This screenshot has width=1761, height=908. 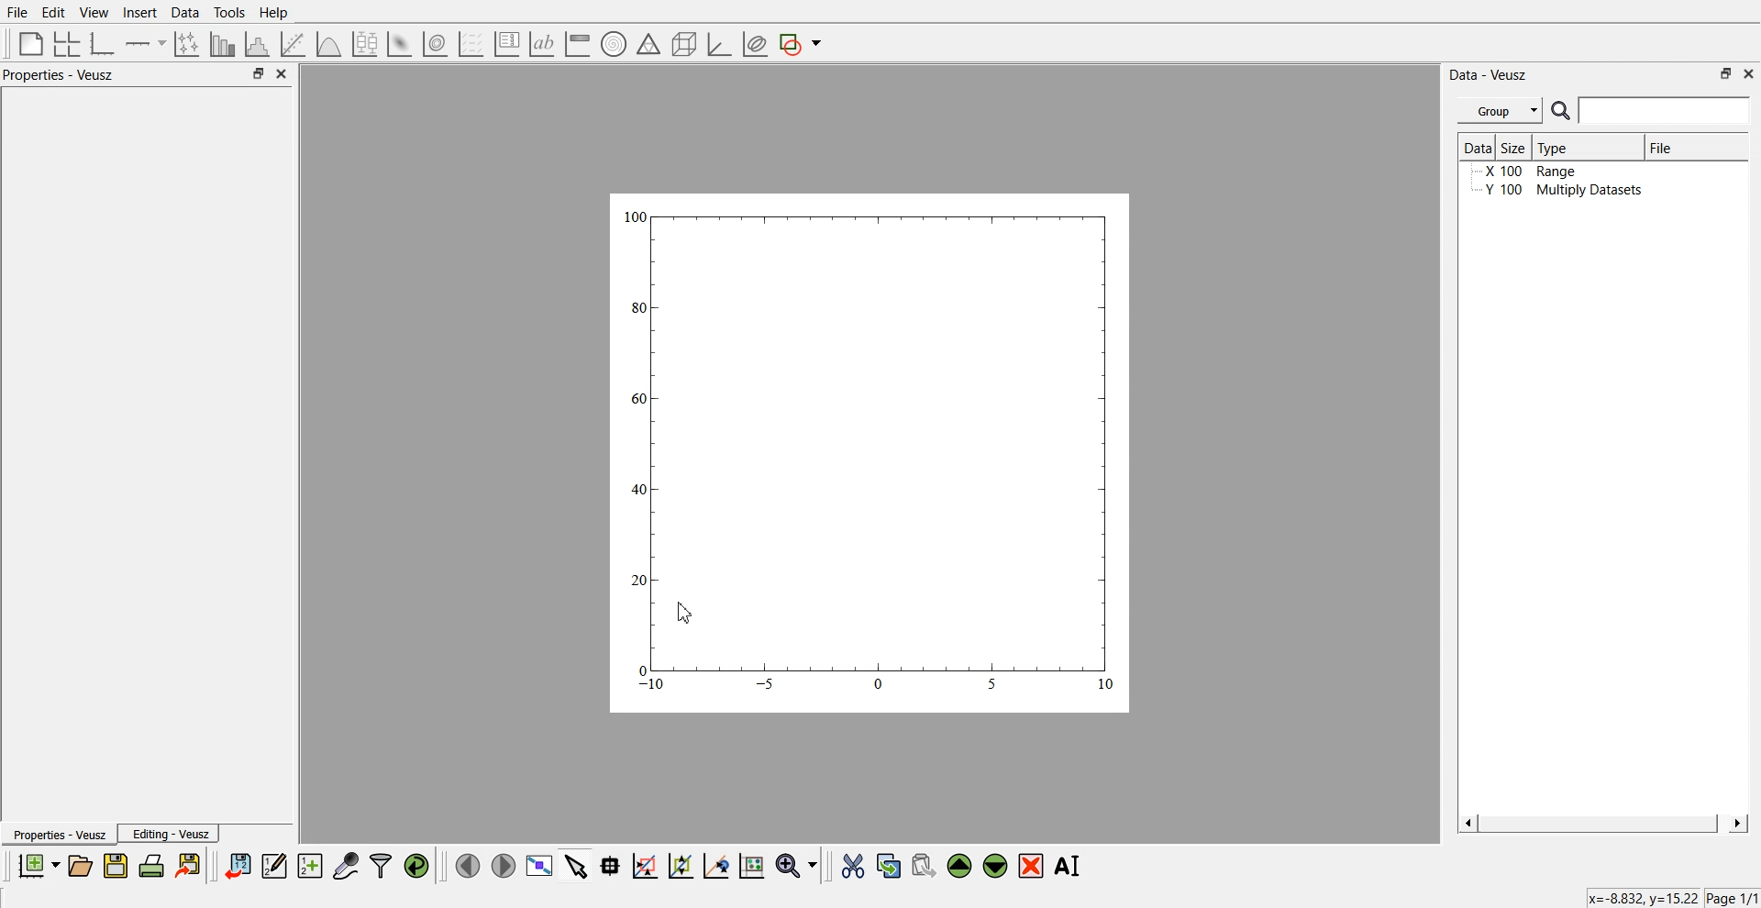 What do you see at coordinates (363, 41) in the screenshot?
I see `plot a boxplot` at bounding box center [363, 41].